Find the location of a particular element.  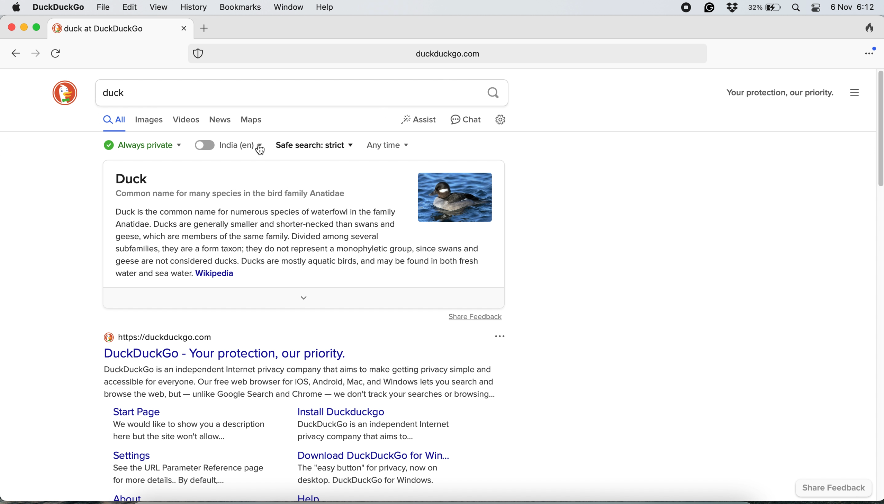

file is located at coordinates (103, 7).